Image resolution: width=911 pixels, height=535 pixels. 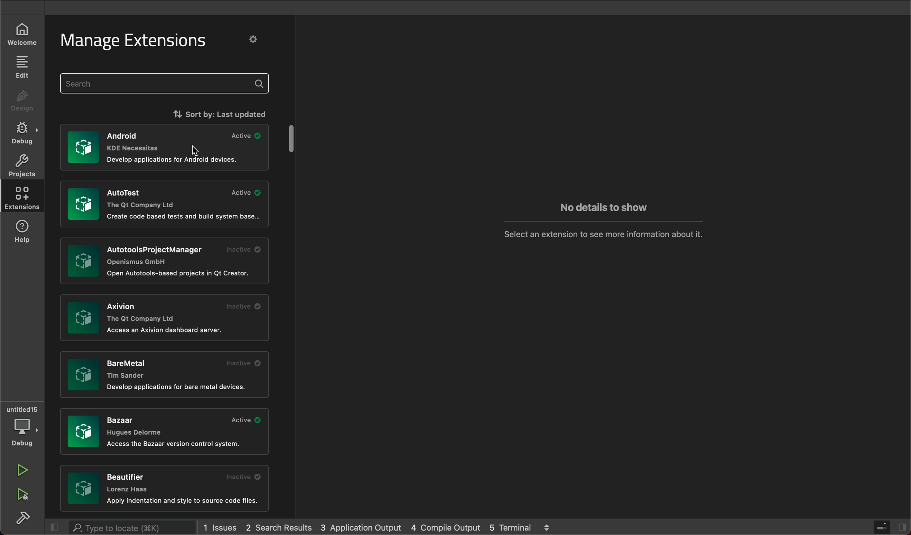 What do you see at coordinates (22, 519) in the screenshot?
I see `build` at bounding box center [22, 519].